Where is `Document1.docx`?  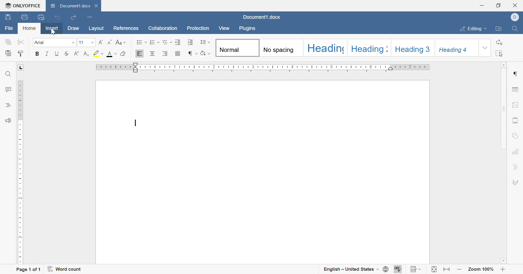
Document1.docx is located at coordinates (71, 7).